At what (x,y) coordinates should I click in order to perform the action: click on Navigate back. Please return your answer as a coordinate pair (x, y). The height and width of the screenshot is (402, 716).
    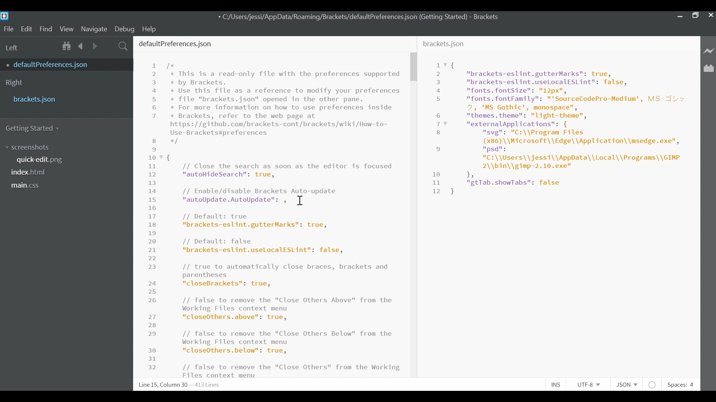
    Looking at the image, I should click on (81, 46).